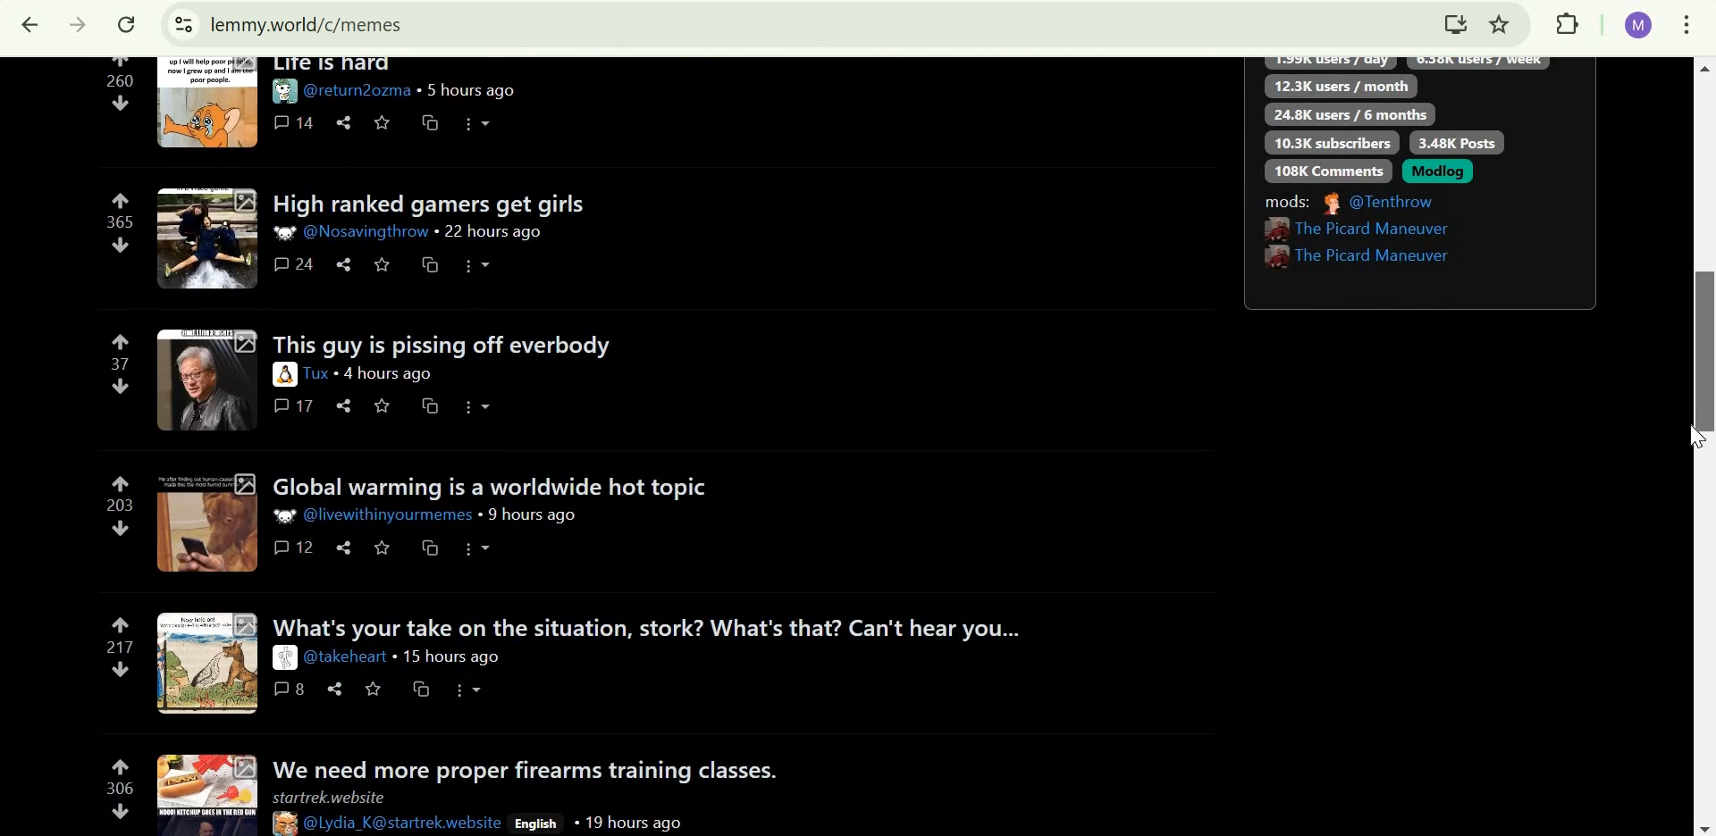  Describe the element at coordinates (383, 546) in the screenshot. I see `save` at that location.